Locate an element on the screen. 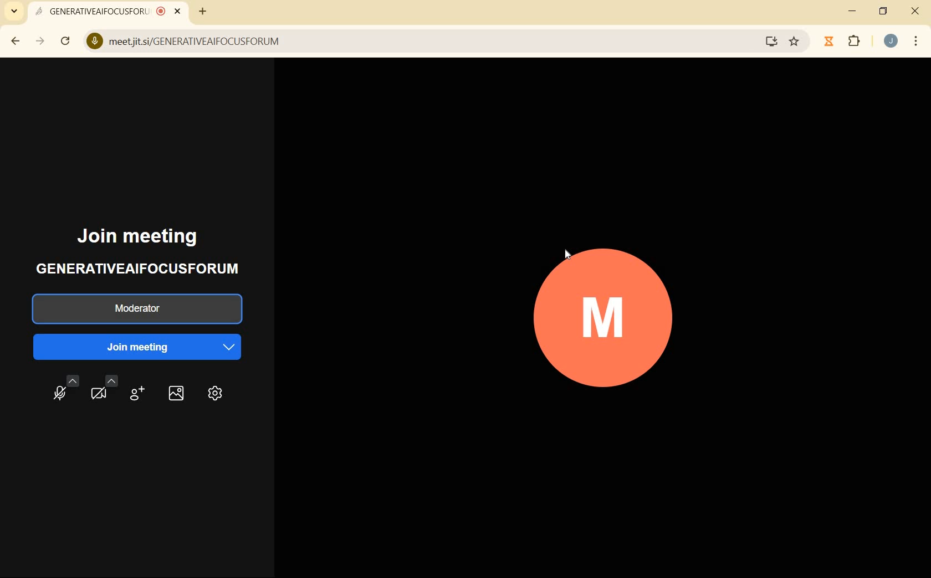 Image resolution: width=931 pixels, height=578 pixels. PARTICIPANT'S PROFILE PICTURE is located at coordinates (605, 318).